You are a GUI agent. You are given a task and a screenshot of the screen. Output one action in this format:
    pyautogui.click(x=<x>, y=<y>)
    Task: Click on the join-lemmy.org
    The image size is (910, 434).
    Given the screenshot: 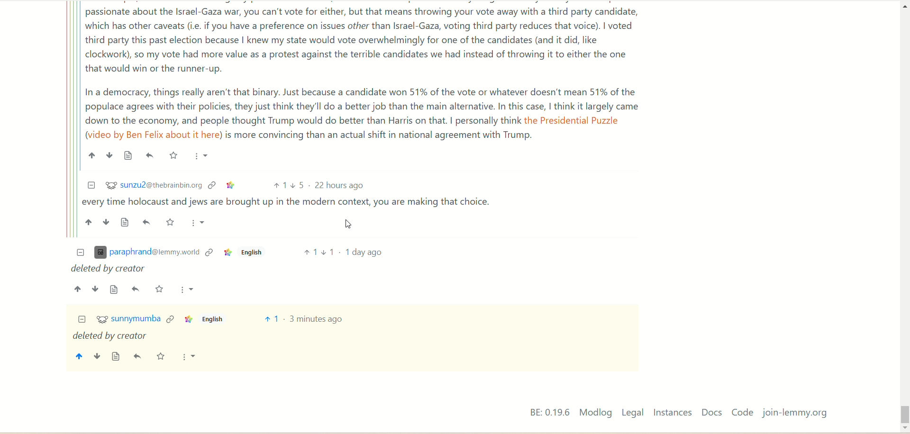 What is the action you would take?
    pyautogui.click(x=795, y=413)
    